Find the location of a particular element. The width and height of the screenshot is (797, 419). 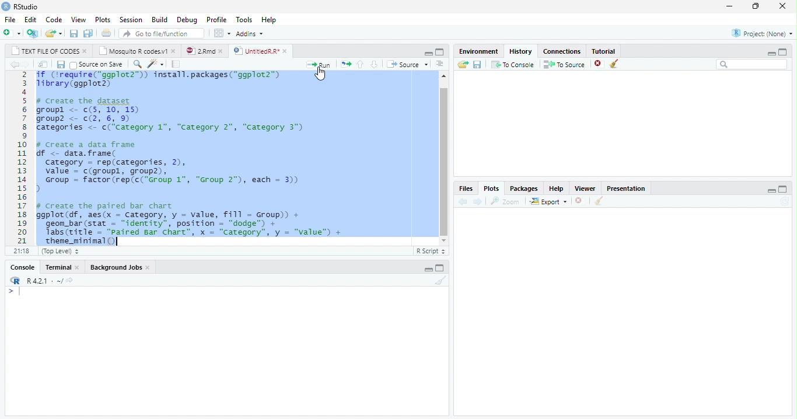

Re-run is located at coordinates (345, 64).